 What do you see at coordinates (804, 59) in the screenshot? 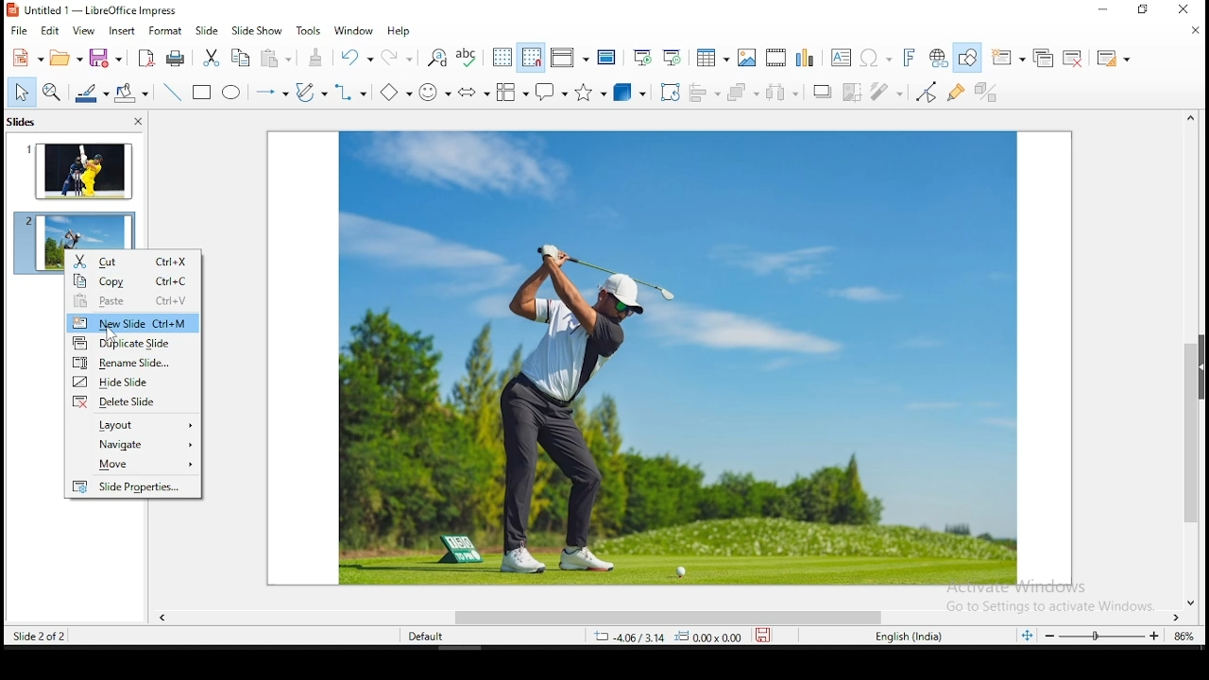
I see `insert chart` at bounding box center [804, 59].